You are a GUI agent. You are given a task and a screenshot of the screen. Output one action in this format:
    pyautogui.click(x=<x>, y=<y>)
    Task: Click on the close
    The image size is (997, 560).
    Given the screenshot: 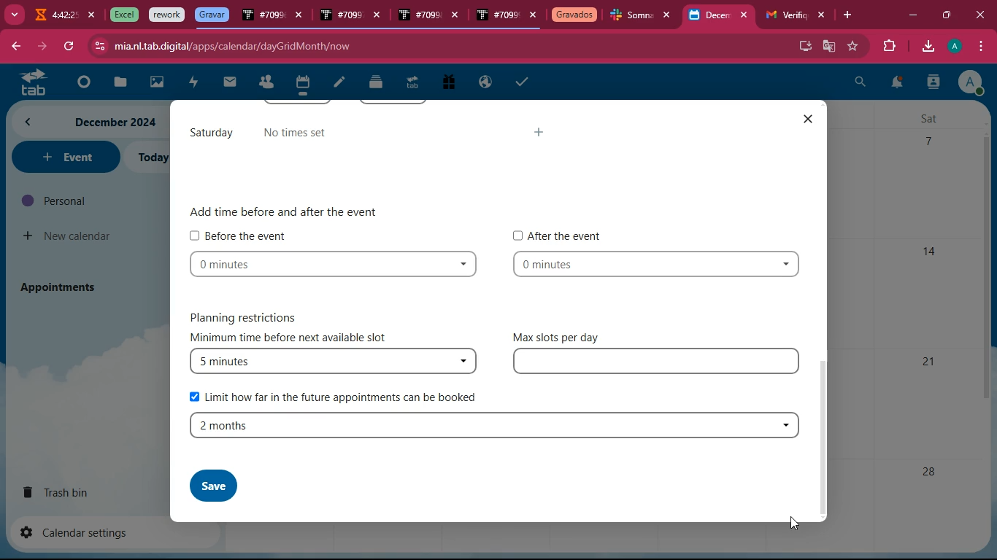 What is the action you would take?
    pyautogui.click(x=747, y=15)
    